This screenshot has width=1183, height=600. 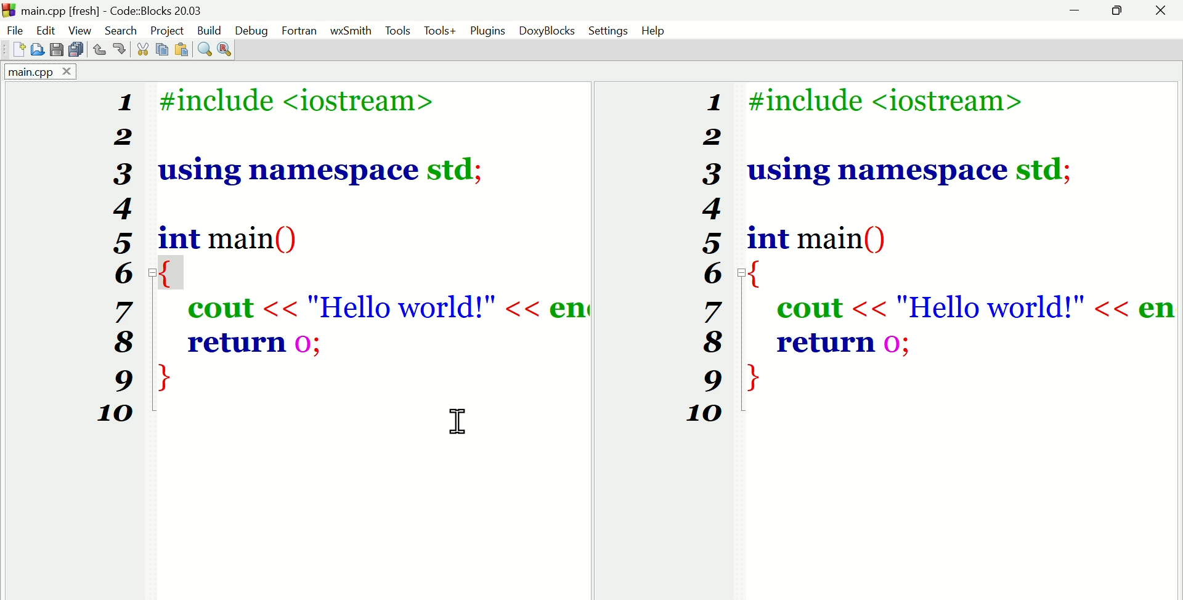 What do you see at coordinates (100, 51) in the screenshot?
I see `Undo` at bounding box center [100, 51].